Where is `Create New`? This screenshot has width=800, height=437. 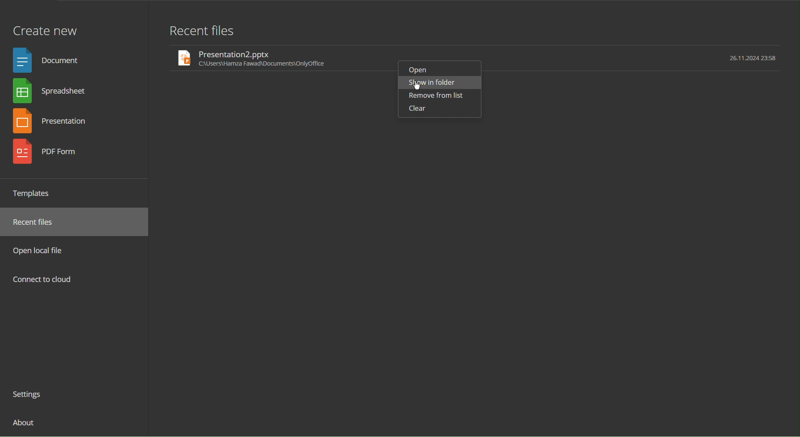 Create New is located at coordinates (45, 26).